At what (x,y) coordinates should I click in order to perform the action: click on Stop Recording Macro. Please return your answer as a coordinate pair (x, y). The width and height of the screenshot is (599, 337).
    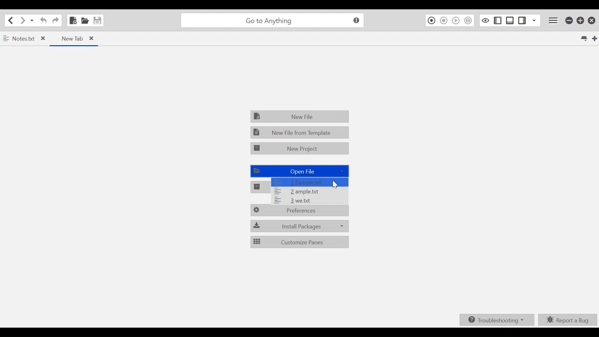
    Looking at the image, I should click on (443, 21).